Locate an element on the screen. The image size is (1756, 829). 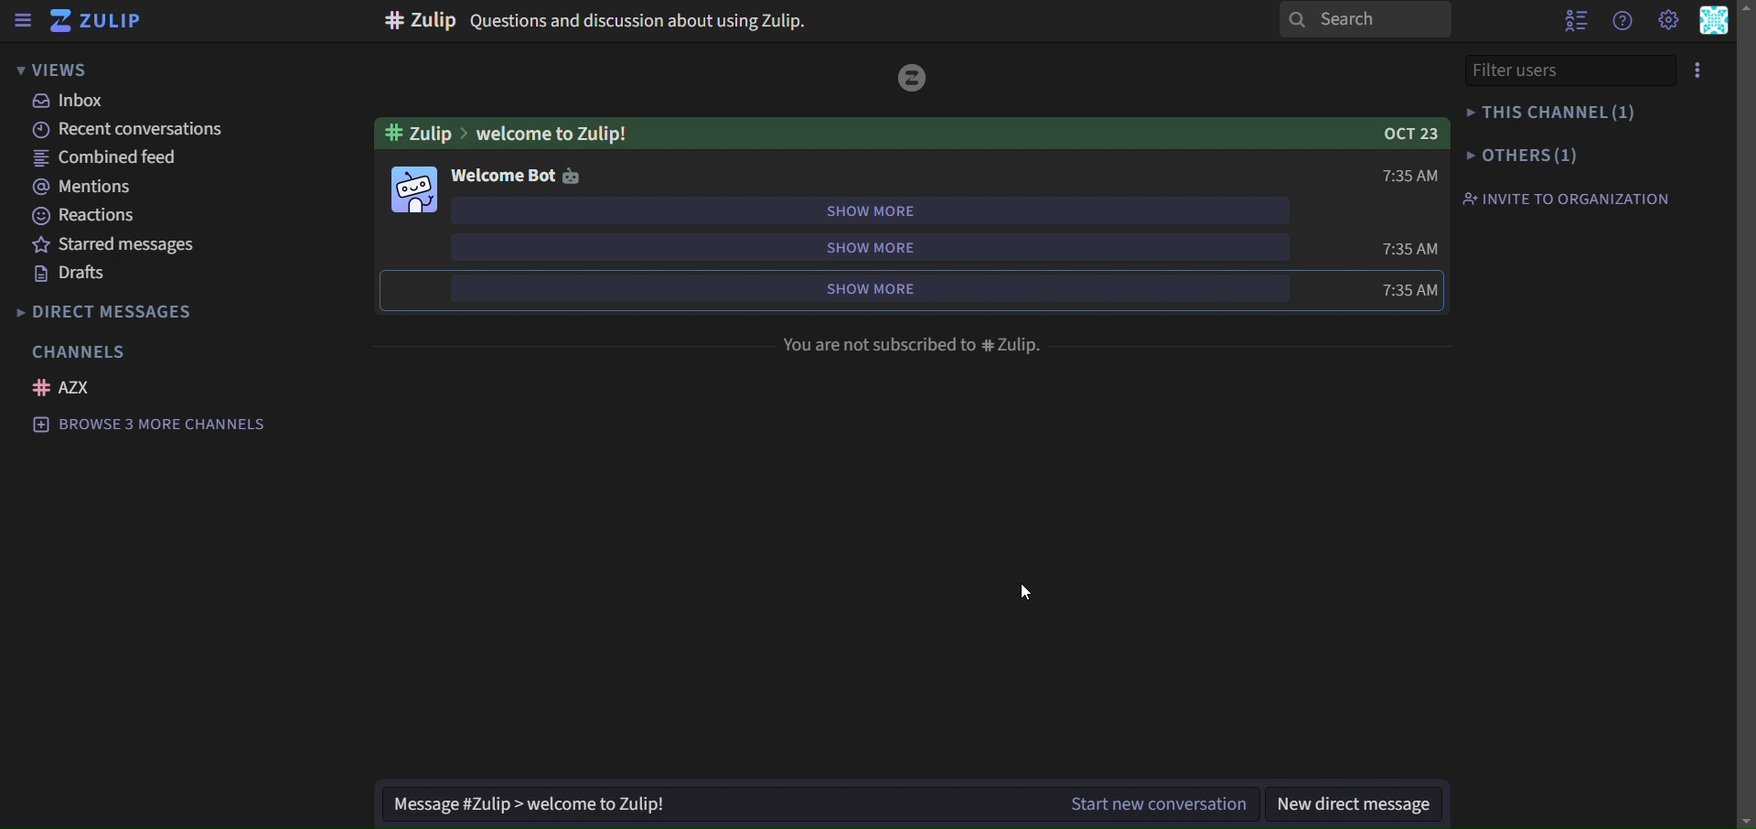
welcome to Zulip is located at coordinates (523, 130).